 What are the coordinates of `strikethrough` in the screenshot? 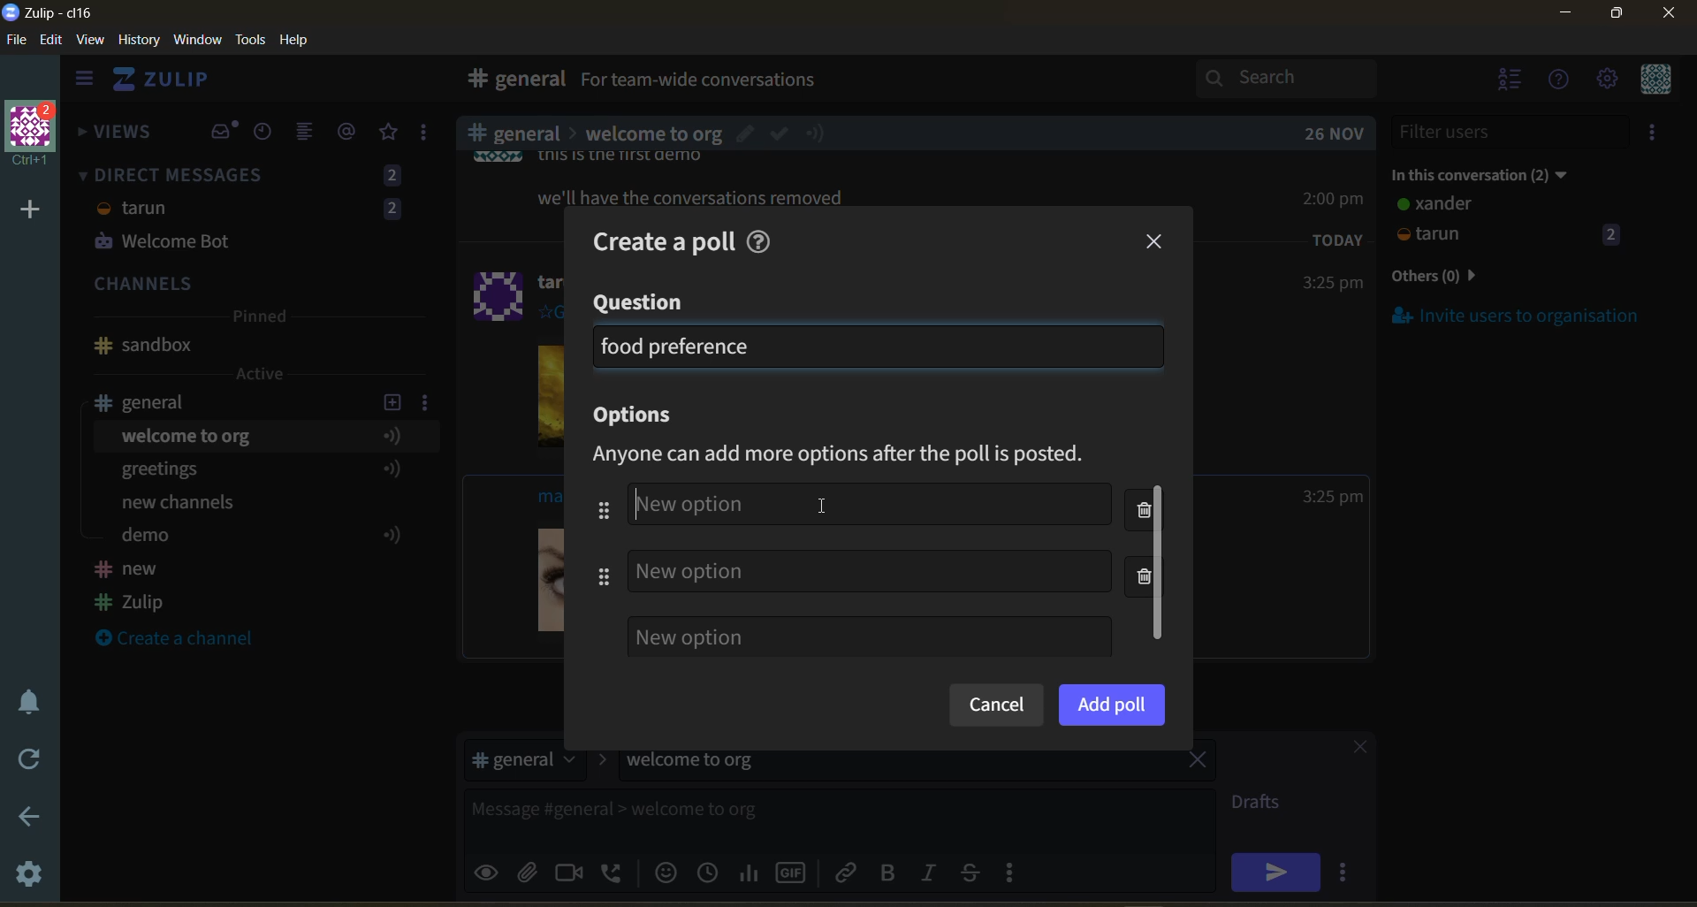 It's located at (976, 872).